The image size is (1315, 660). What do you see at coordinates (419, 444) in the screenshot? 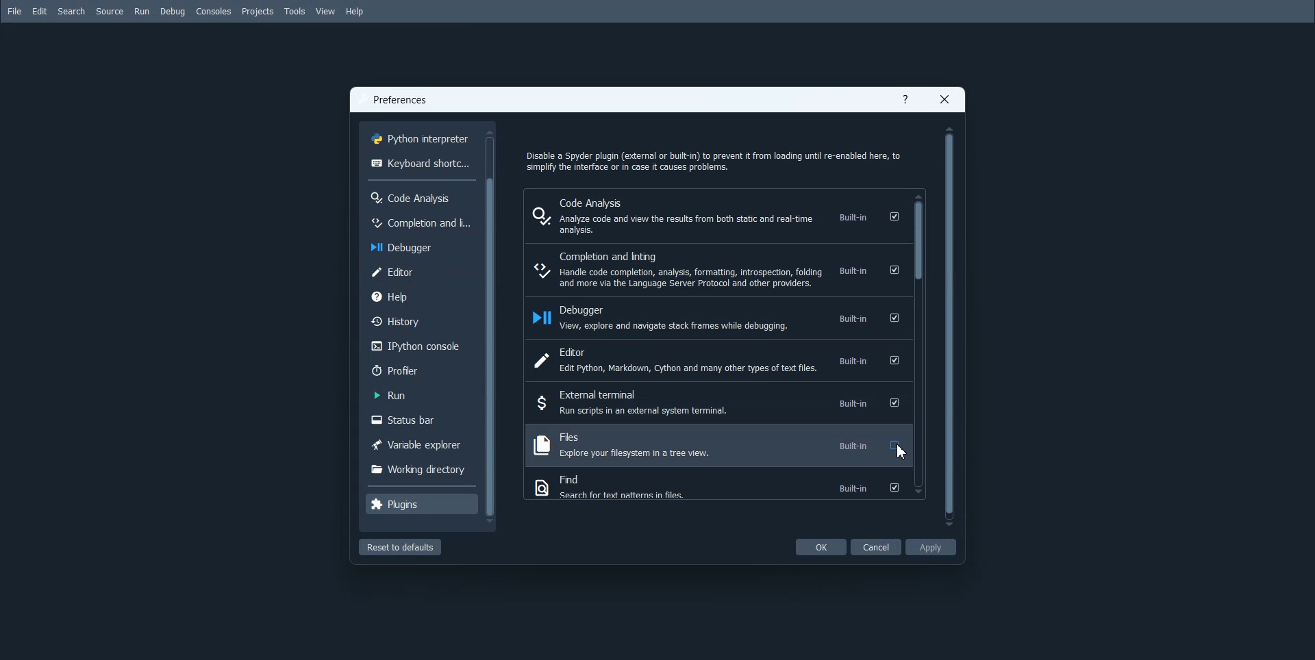
I see `Variable explorer` at bounding box center [419, 444].